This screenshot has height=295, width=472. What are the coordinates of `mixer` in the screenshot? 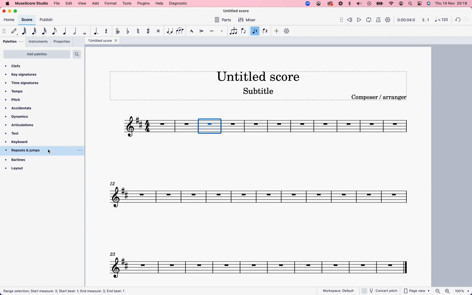 It's located at (247, 20).